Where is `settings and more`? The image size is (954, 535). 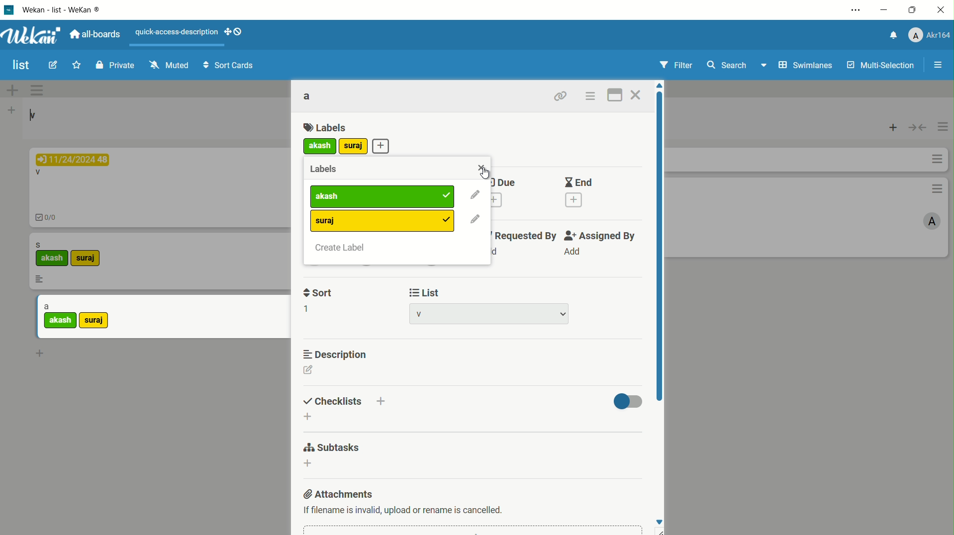
settings and more is located at coordinates (854, 11).